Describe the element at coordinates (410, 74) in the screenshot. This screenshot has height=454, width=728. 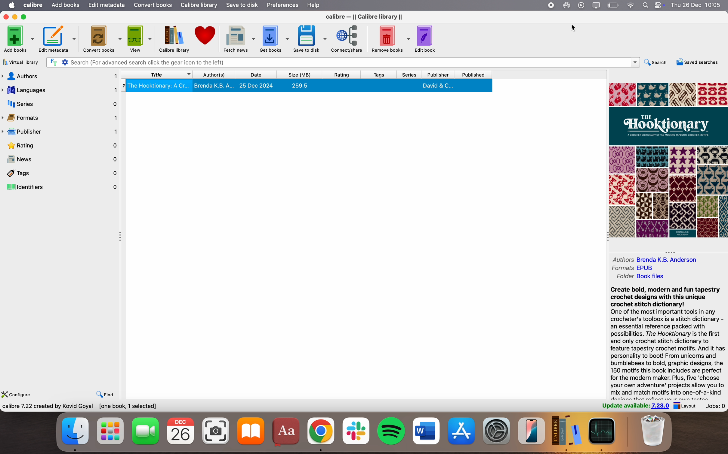
I see `series` at that location.